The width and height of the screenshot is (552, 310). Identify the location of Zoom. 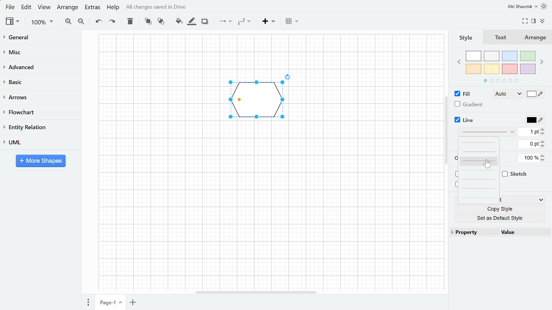
(41, 23).